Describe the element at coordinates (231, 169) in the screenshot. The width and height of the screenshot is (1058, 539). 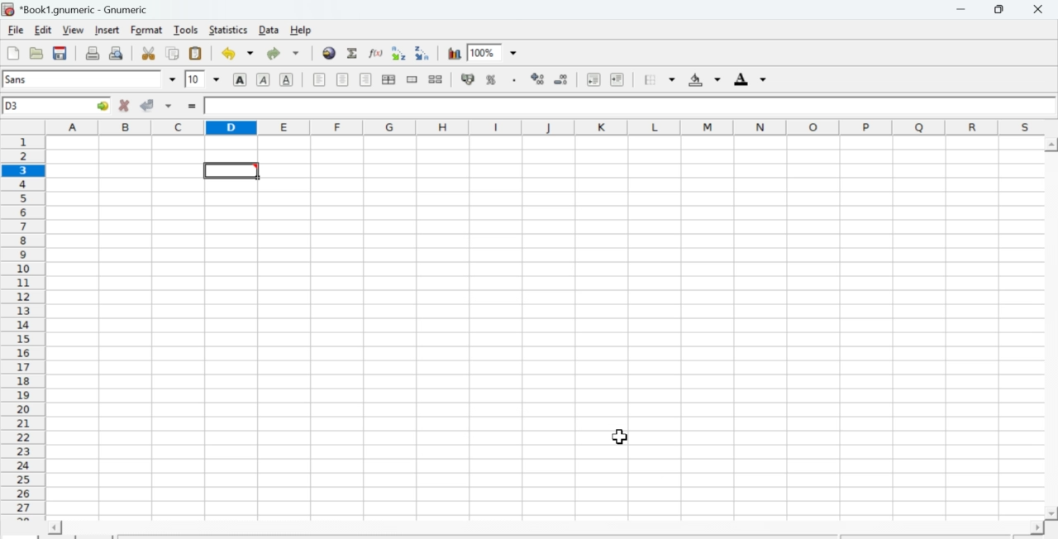
I see `selected cell` at that location.